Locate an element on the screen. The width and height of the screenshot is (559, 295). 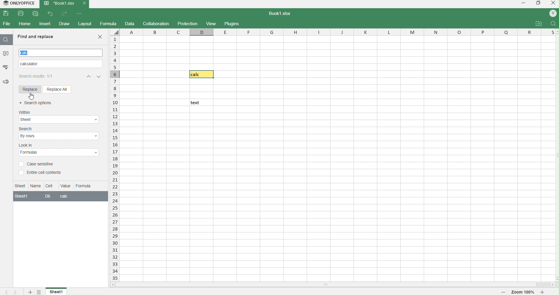
protection is located at coordinates (188, 23).